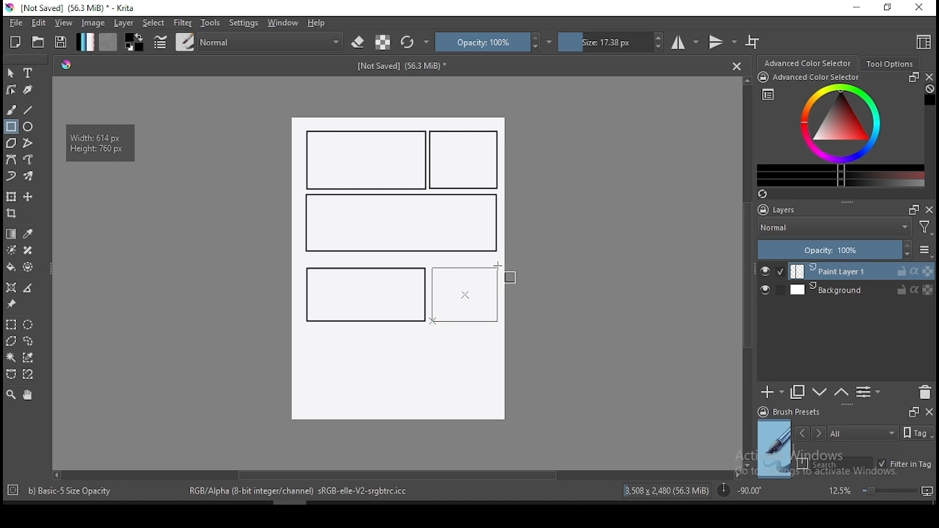 The image size is (939, 528). What do you see at coordinates (913, 411) in the screenshot?
I see `Frames` at bounding box center [913, 411].